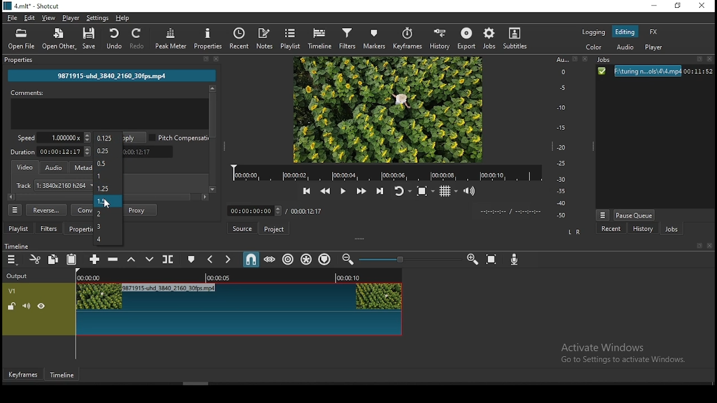  Describe the element at coordinates (192, 259) in the screenshot. I see `create/edit marker` at that location.